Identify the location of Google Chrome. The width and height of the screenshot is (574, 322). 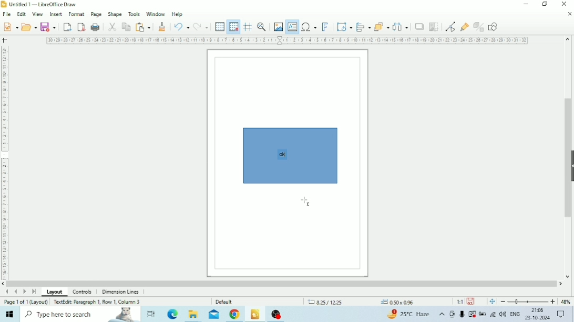
(235, 314).